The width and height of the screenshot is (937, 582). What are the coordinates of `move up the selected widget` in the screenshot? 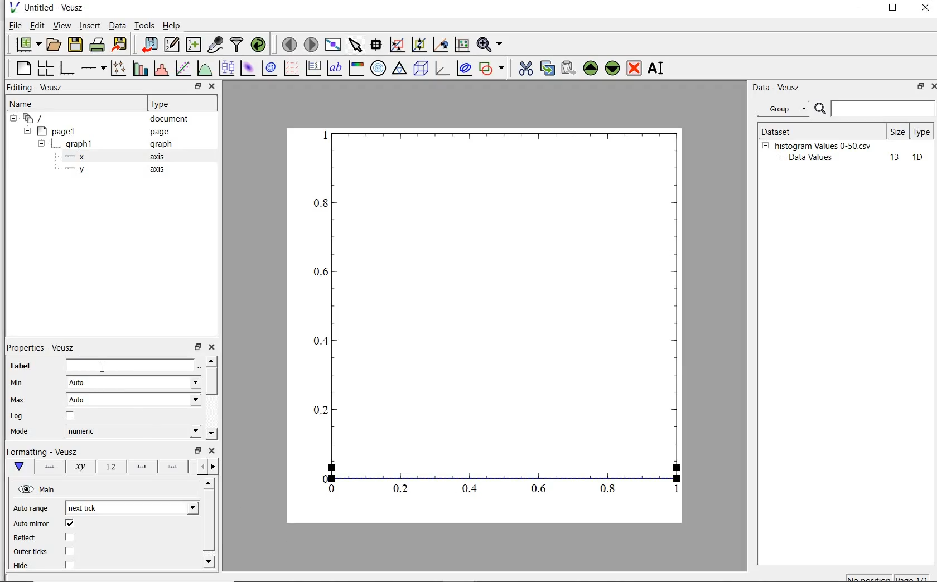 It's located at (590, 69).